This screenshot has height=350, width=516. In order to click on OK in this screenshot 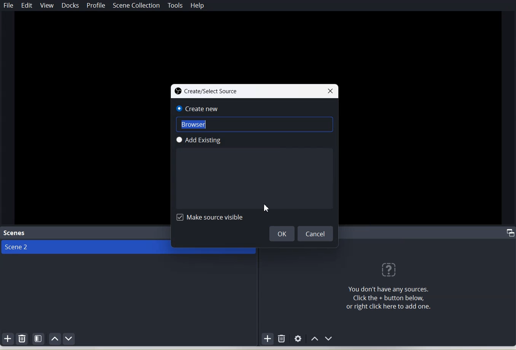, I will do `click(282, 233)`.